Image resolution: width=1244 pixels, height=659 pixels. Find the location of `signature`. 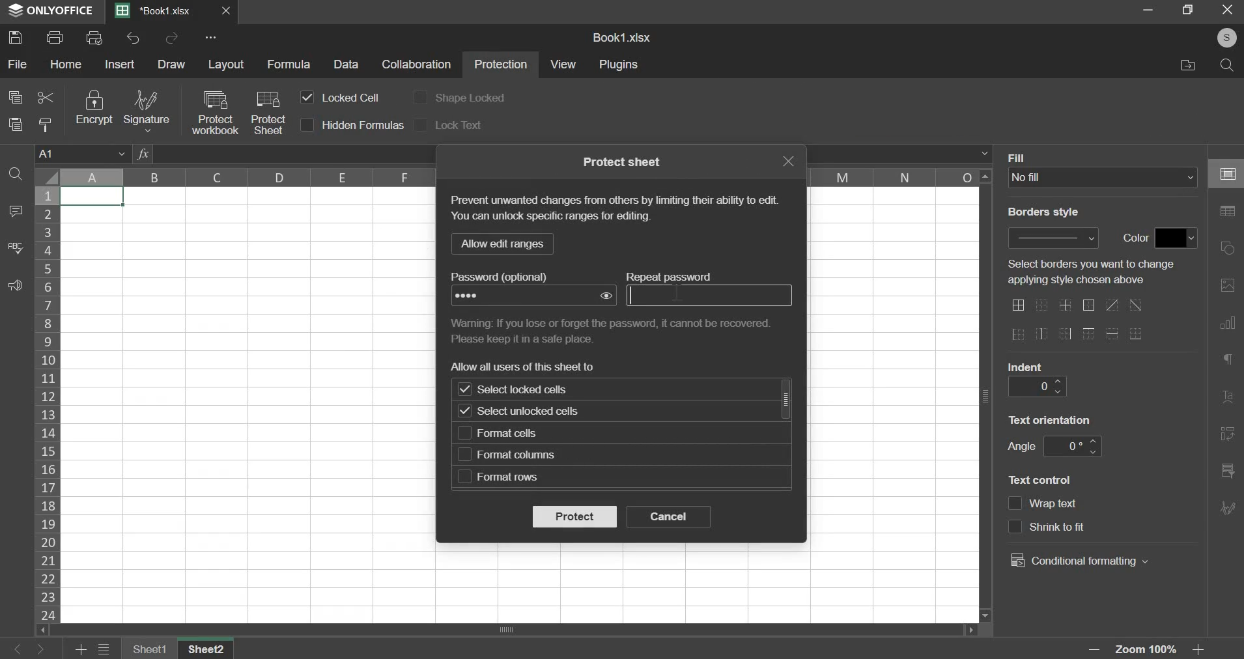

signature is located at coordinates (145, 111).